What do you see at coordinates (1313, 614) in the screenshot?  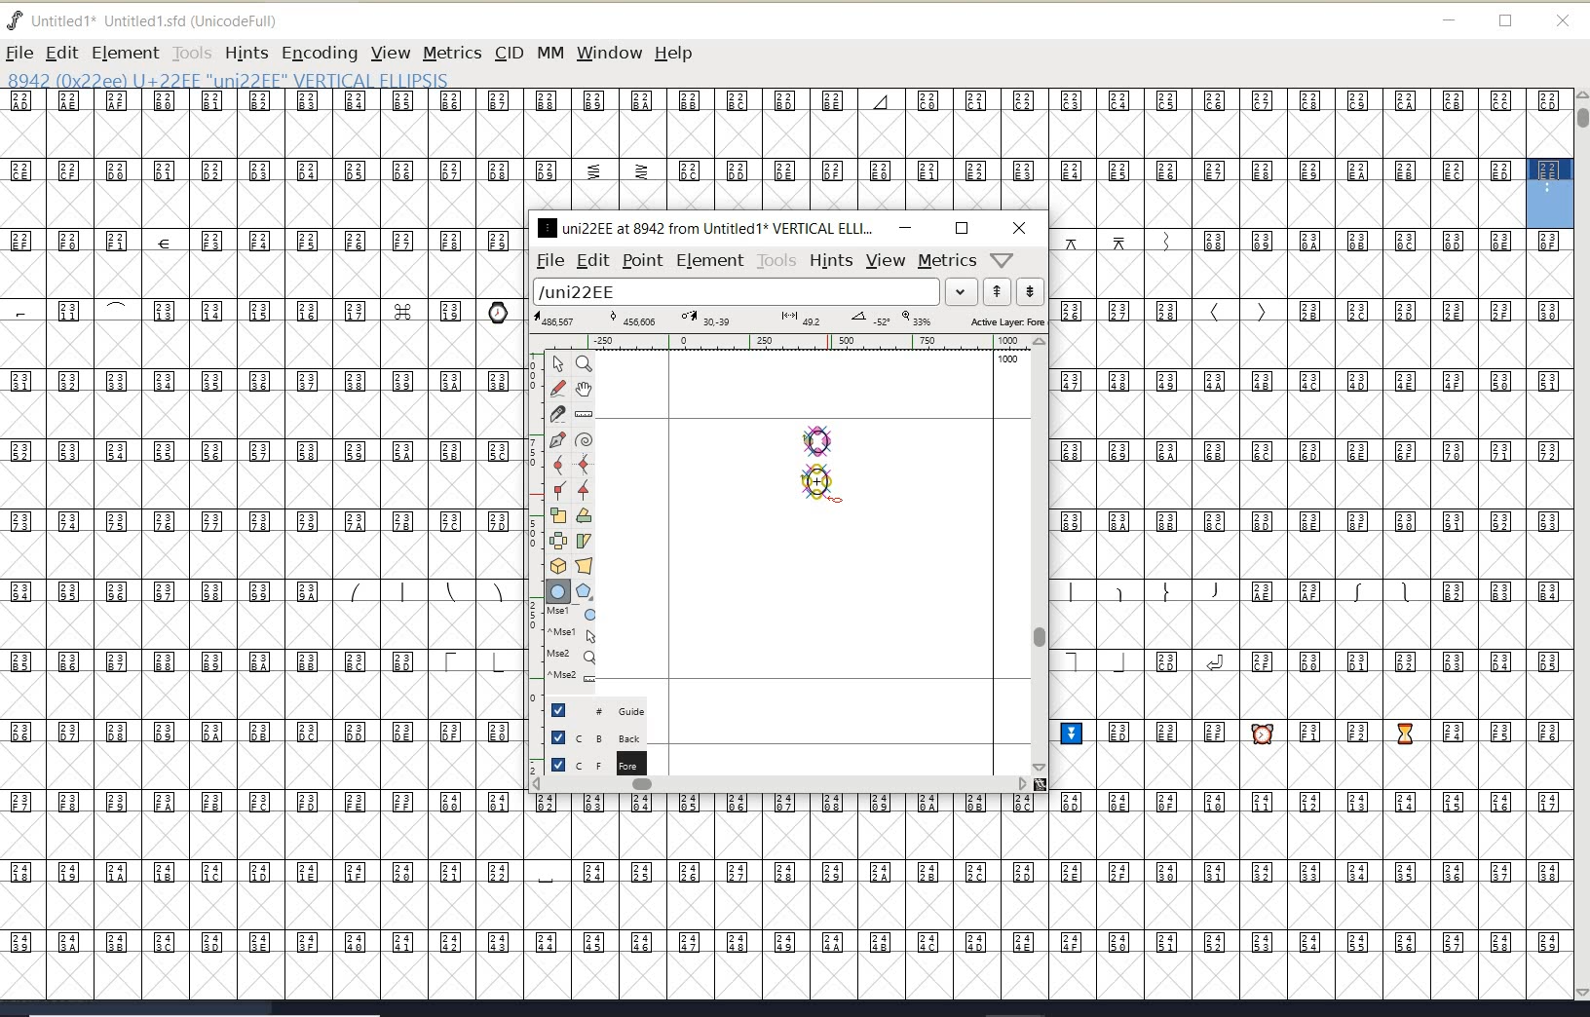 I see `GLYPHY CHARACTERS & NUMBERS` at bounding box center [1313, 614].